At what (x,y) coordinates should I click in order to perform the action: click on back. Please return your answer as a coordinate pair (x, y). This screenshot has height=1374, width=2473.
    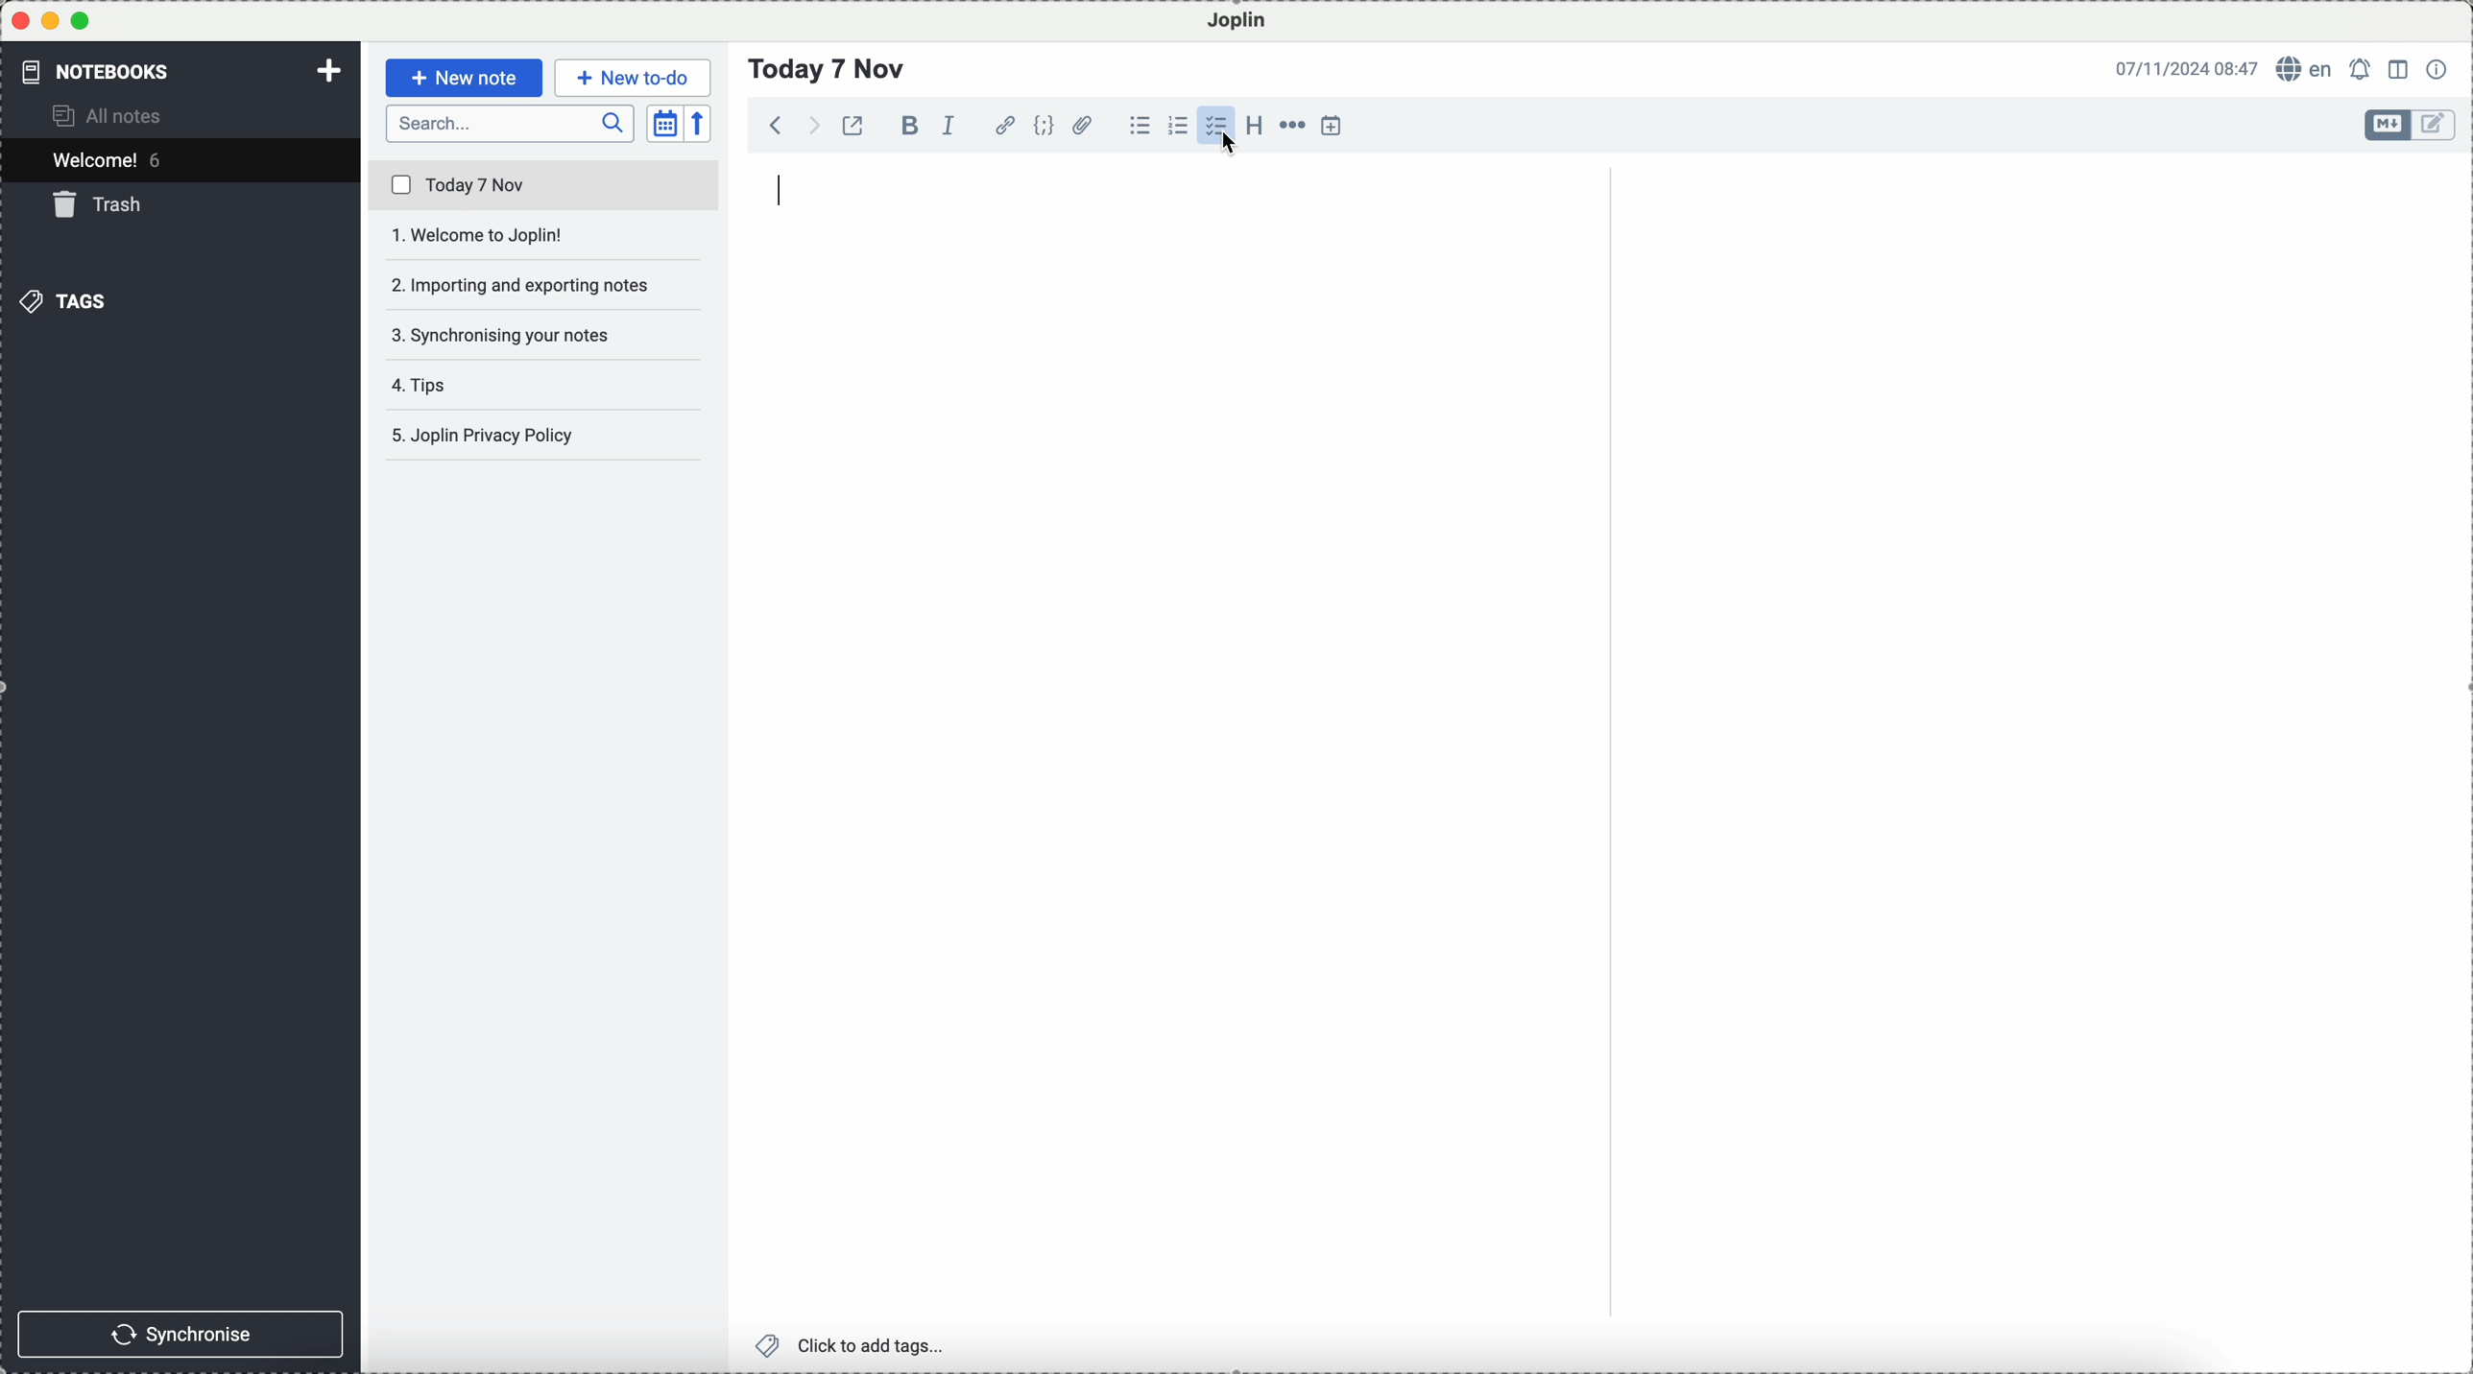
    Looking at the image, I should click on (777, 124).